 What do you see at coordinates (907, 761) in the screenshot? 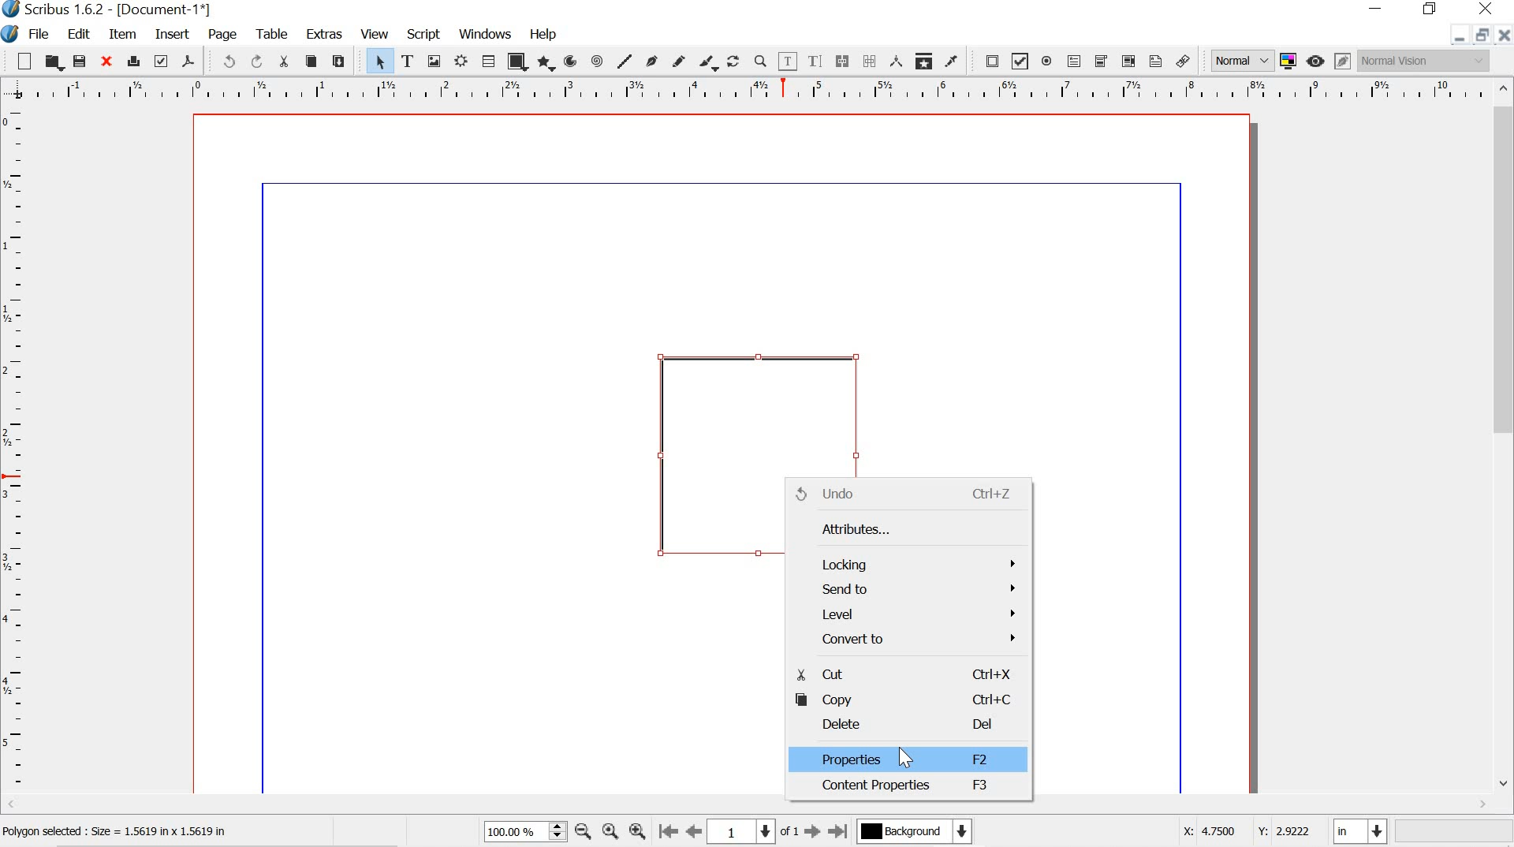
I see `properties f2` at bounding box center [907, 761].